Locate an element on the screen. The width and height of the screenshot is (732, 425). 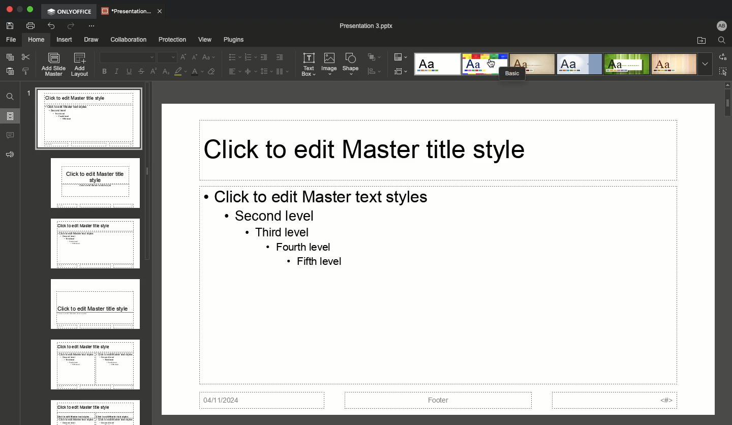
OnlyOffice is located at coordinates (71, 11).